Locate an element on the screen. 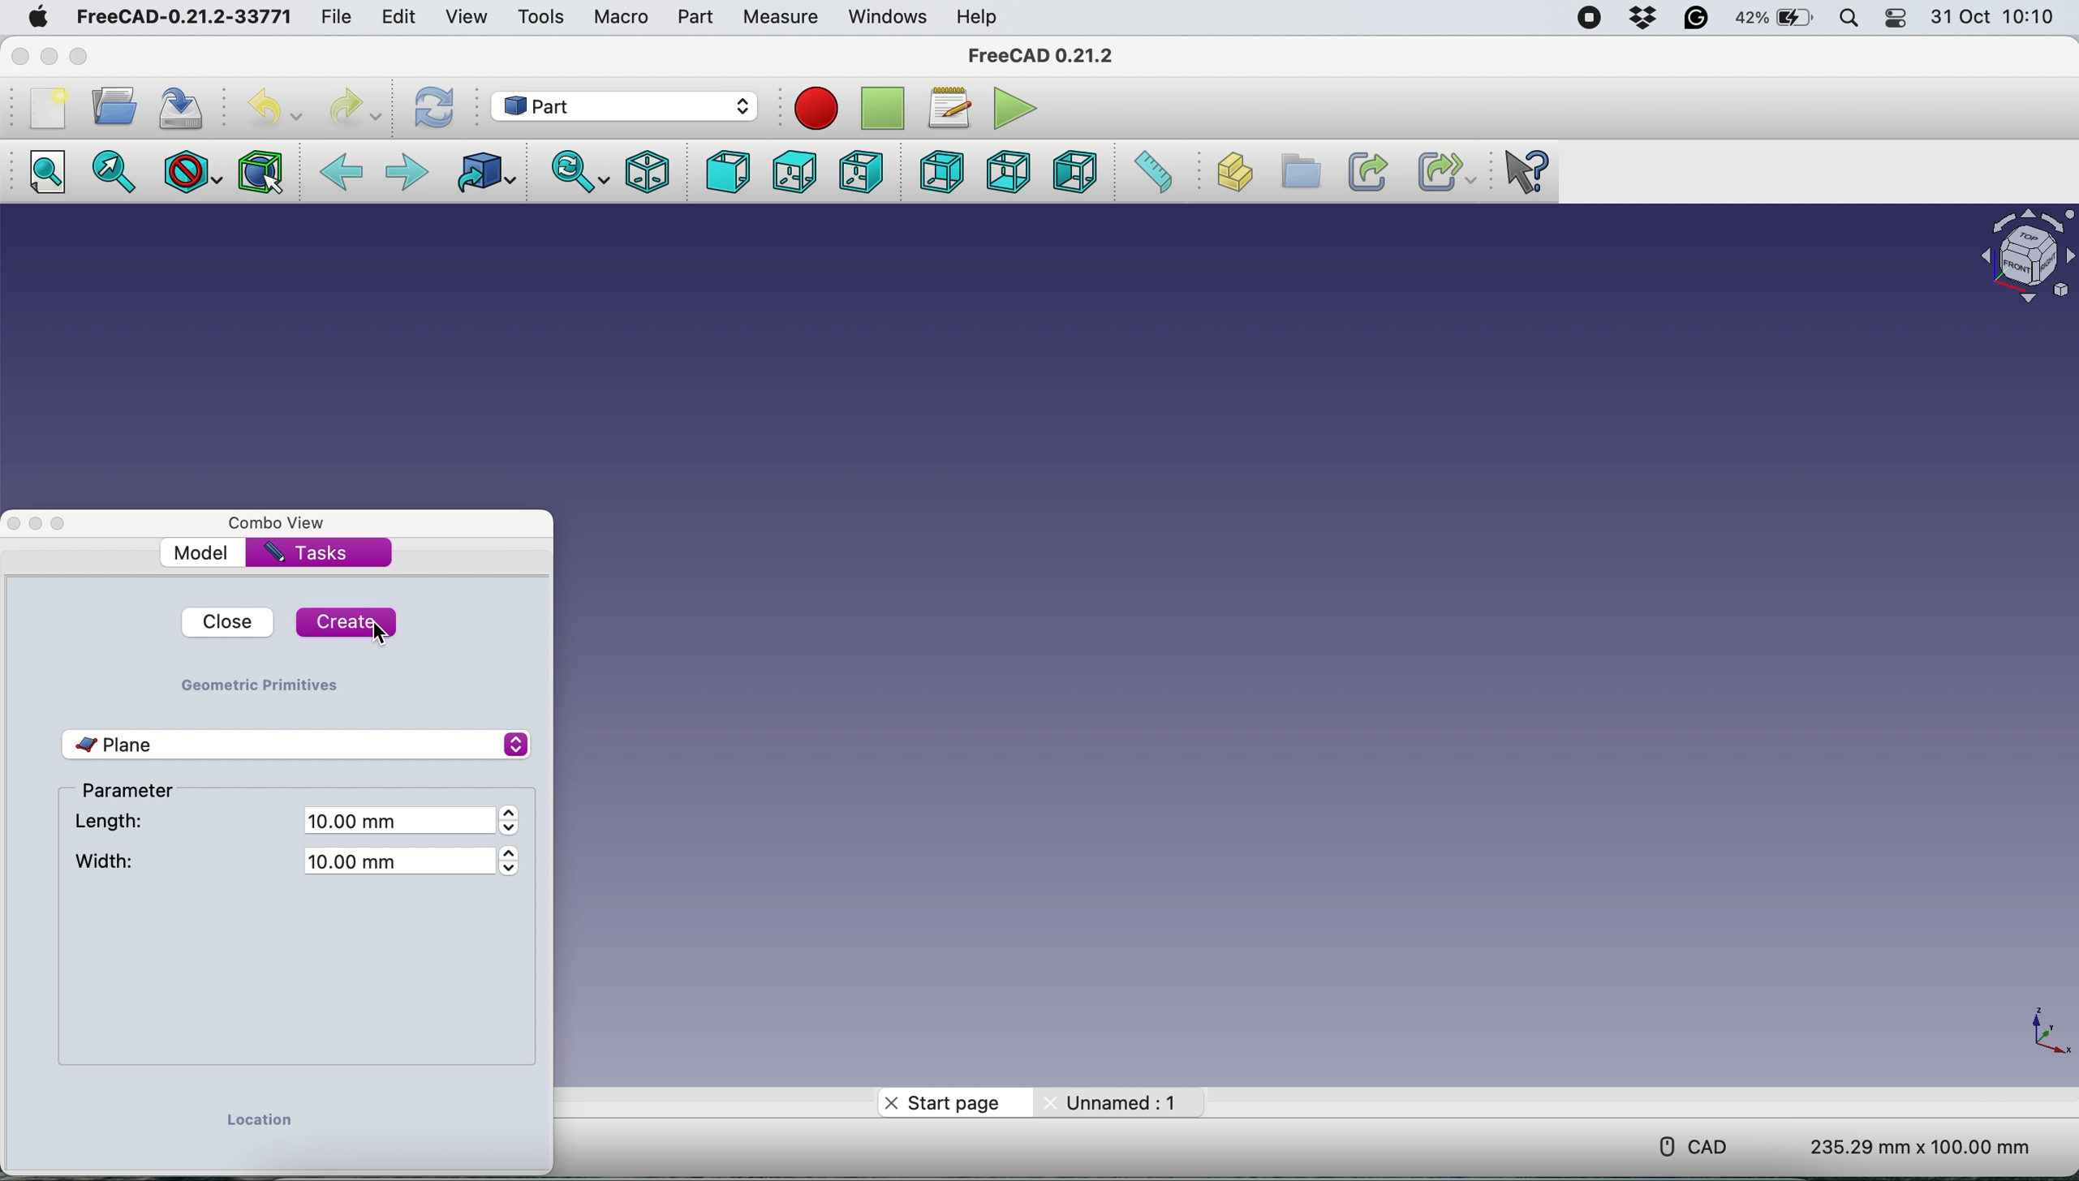 The width and height of the screenshot is (2079, 1181). 10.00 mm is located at coordinates (406, 822).